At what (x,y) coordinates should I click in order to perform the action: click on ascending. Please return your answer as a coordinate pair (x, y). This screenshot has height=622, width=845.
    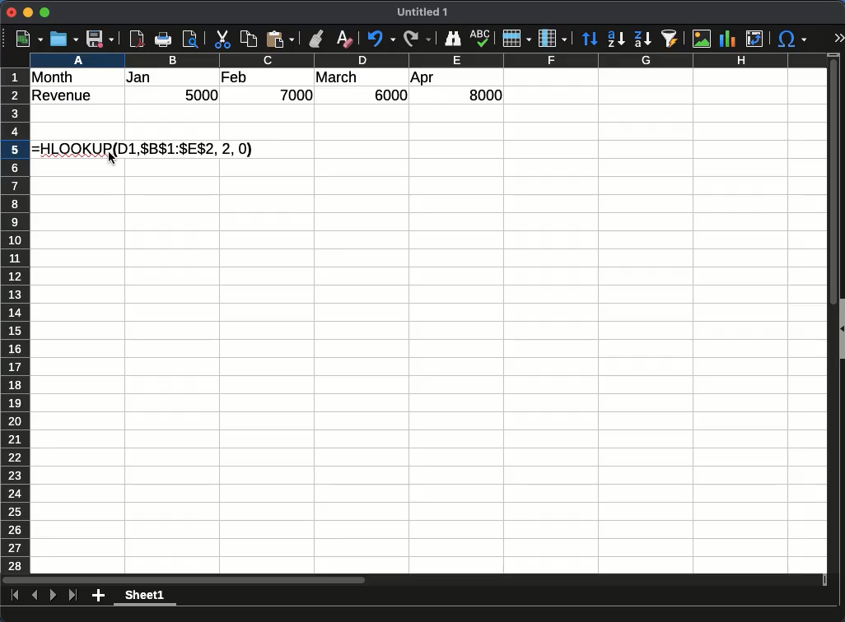
    Looking at the image, I should click on (614, 39).